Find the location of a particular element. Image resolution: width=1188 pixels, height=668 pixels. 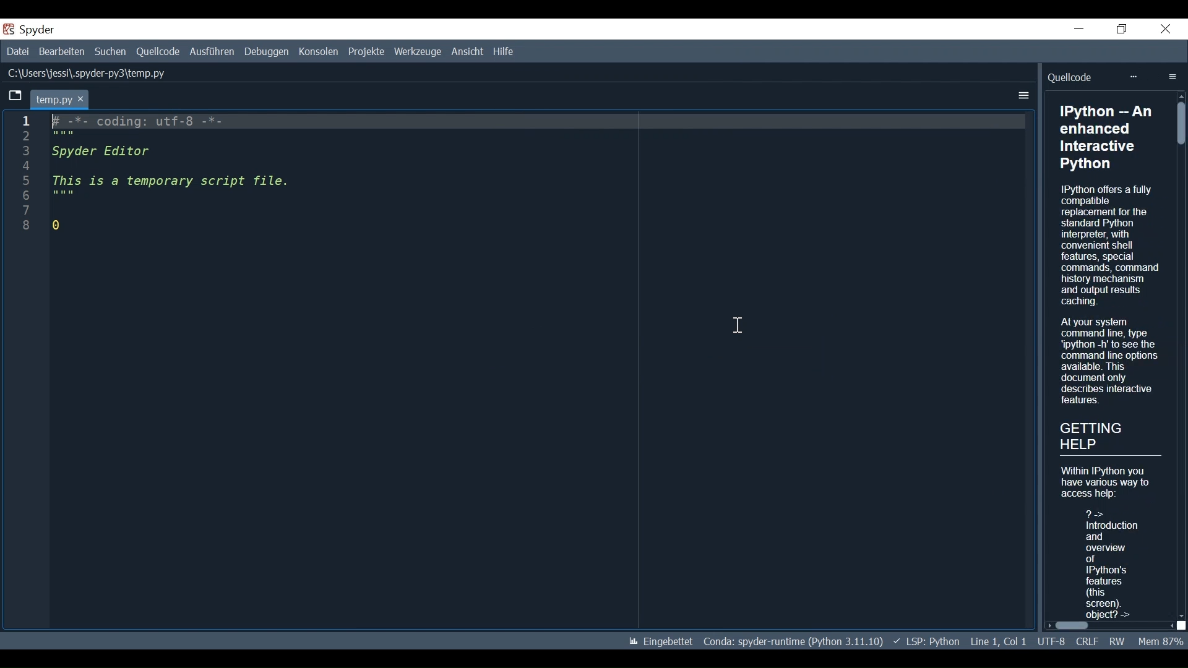

Projects is located at coordinates (367, 53).